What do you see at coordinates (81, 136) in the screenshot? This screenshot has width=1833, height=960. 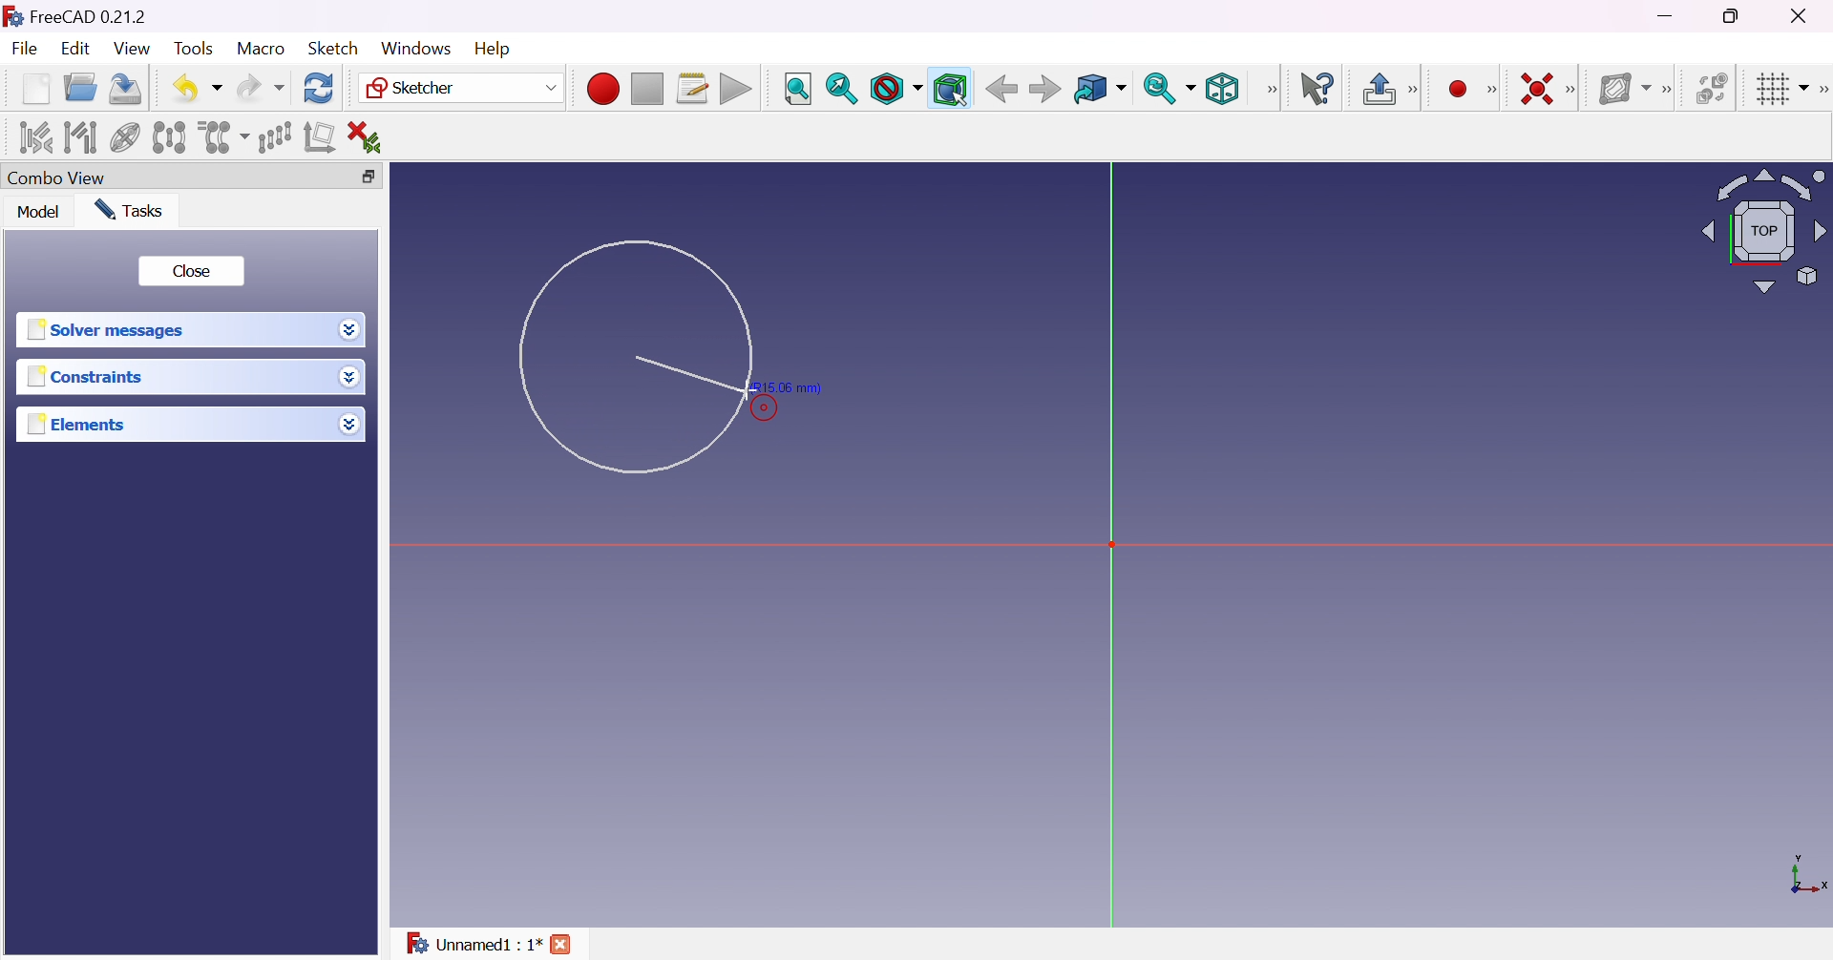 I see `Select associated geometry` at bounding box center [81, 136].